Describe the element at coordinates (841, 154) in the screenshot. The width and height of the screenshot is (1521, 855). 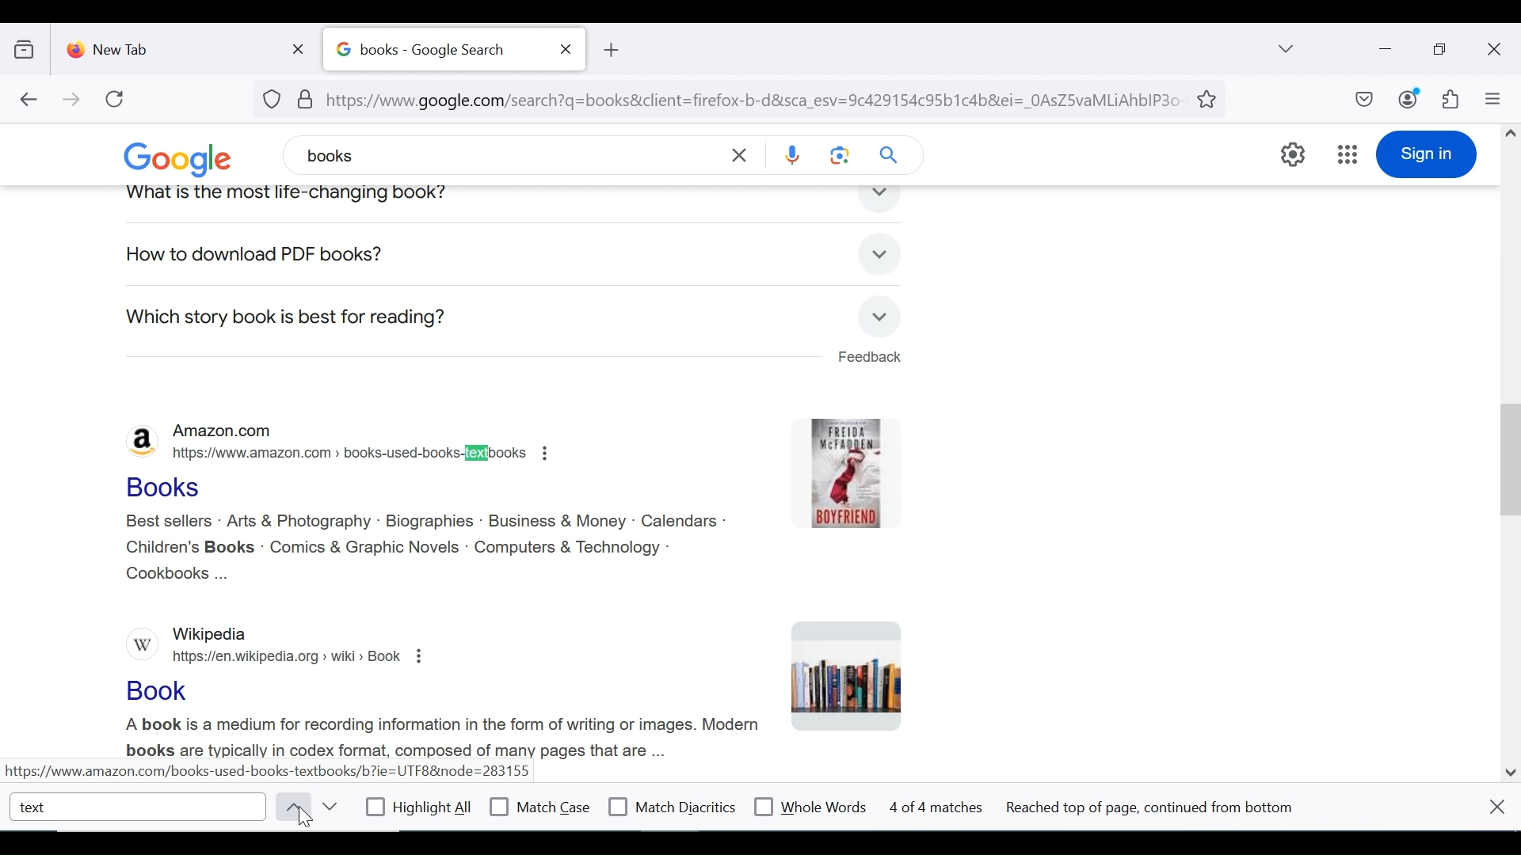
I see `google lens` at that location.